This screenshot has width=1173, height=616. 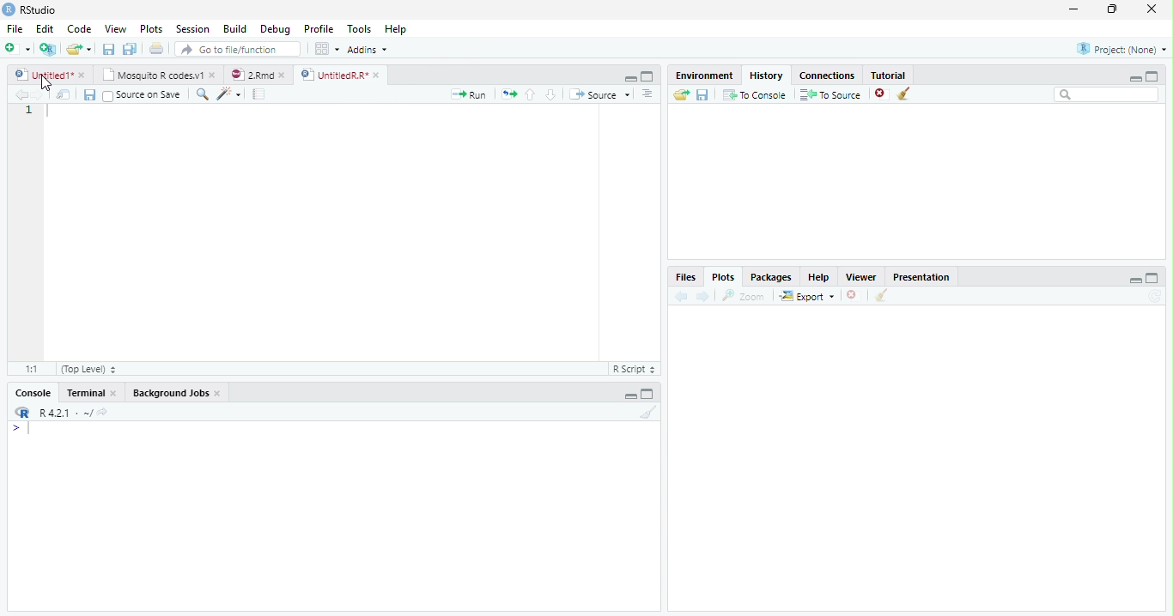 What do you see at coordinates (258, 75) in the screenshot?
I see `2.RMD` at bounding box center [258, 75].